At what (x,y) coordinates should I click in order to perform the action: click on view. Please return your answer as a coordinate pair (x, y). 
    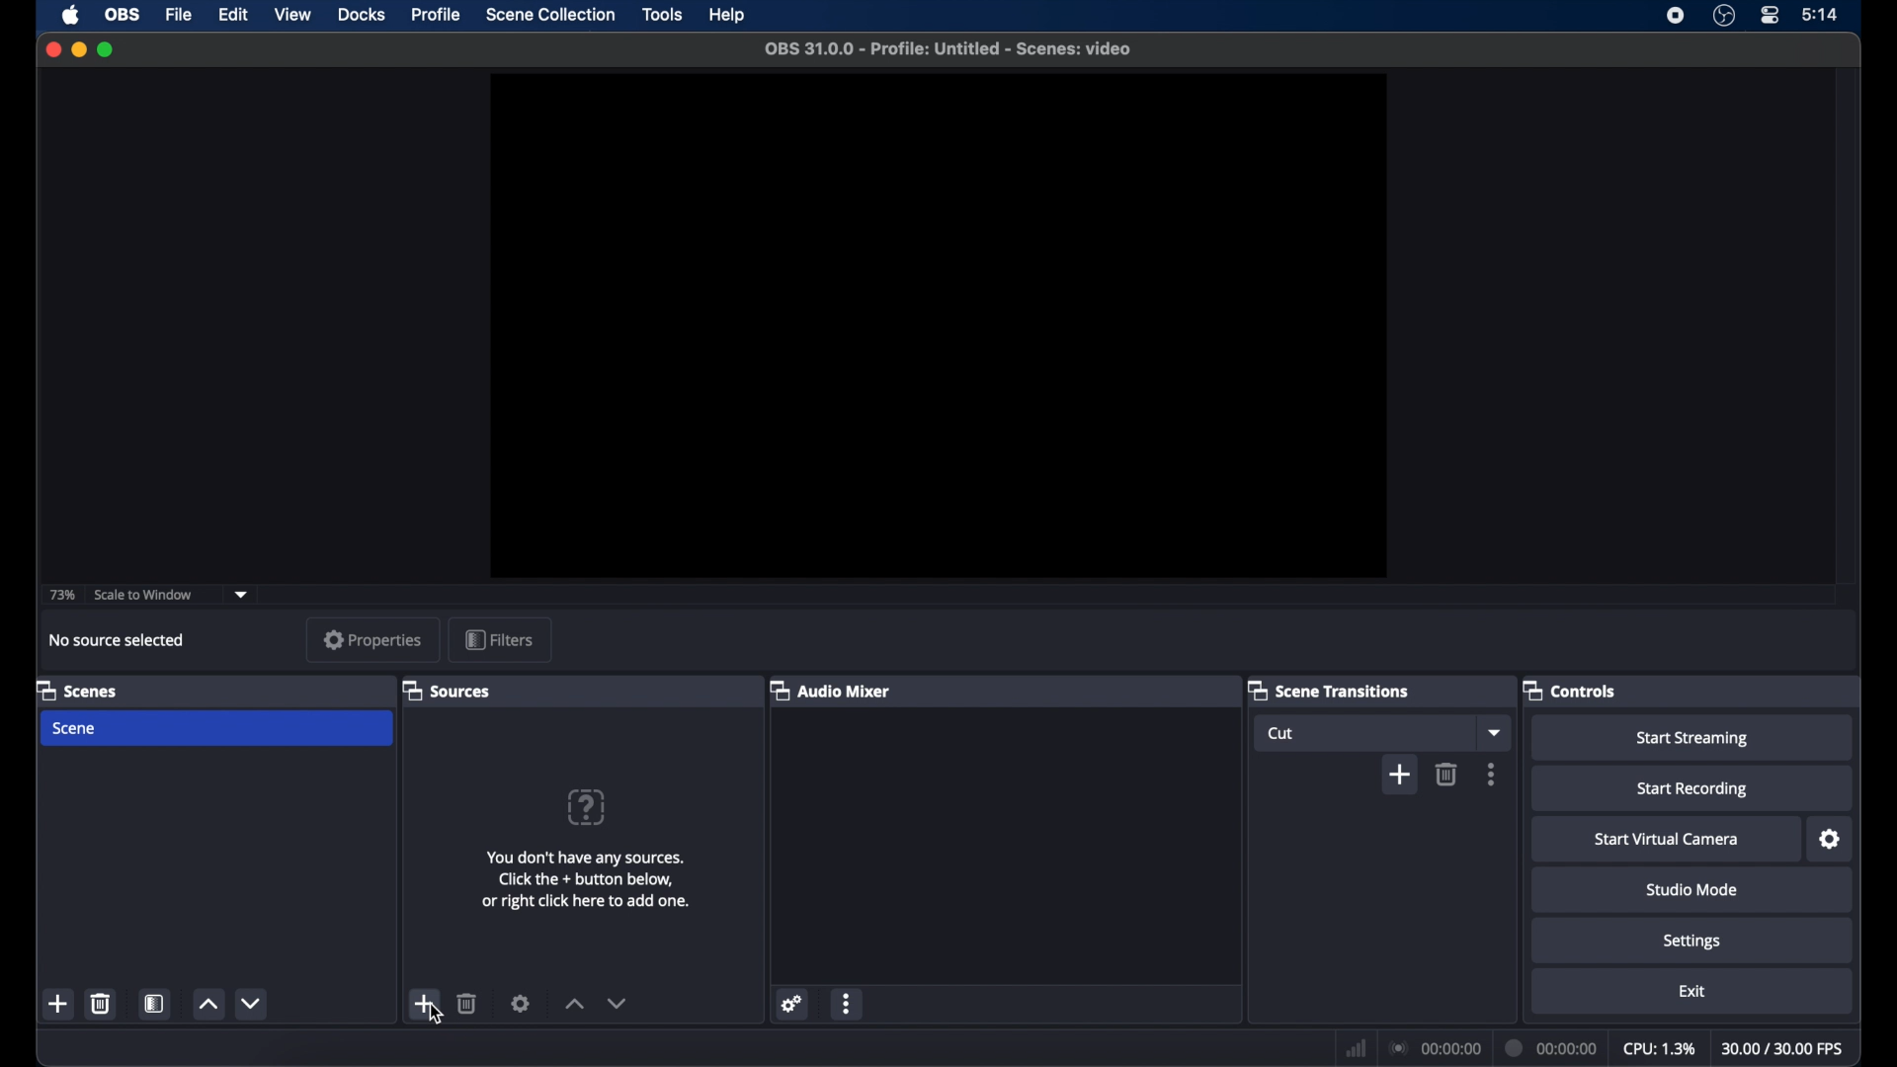
    Looking at the image, I should click on (291, 14).